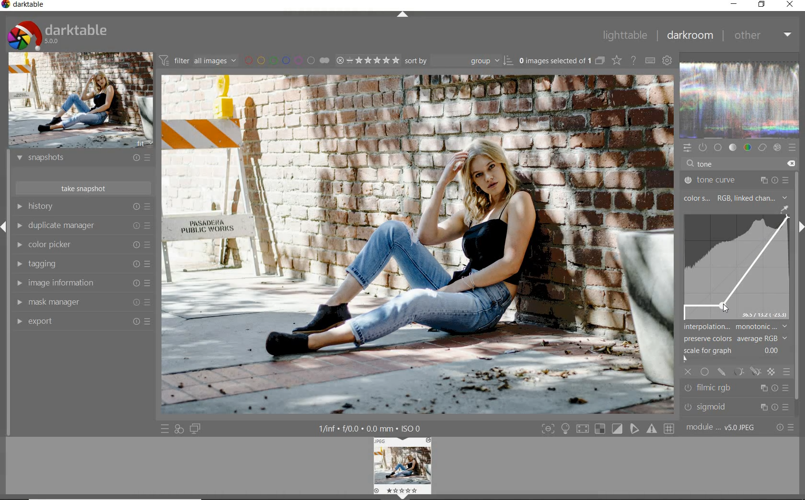 This screenshot has width=805, height=500. Describe the element at coordinates (81, 301) in the screenshot. I see `mask manager` at that location.